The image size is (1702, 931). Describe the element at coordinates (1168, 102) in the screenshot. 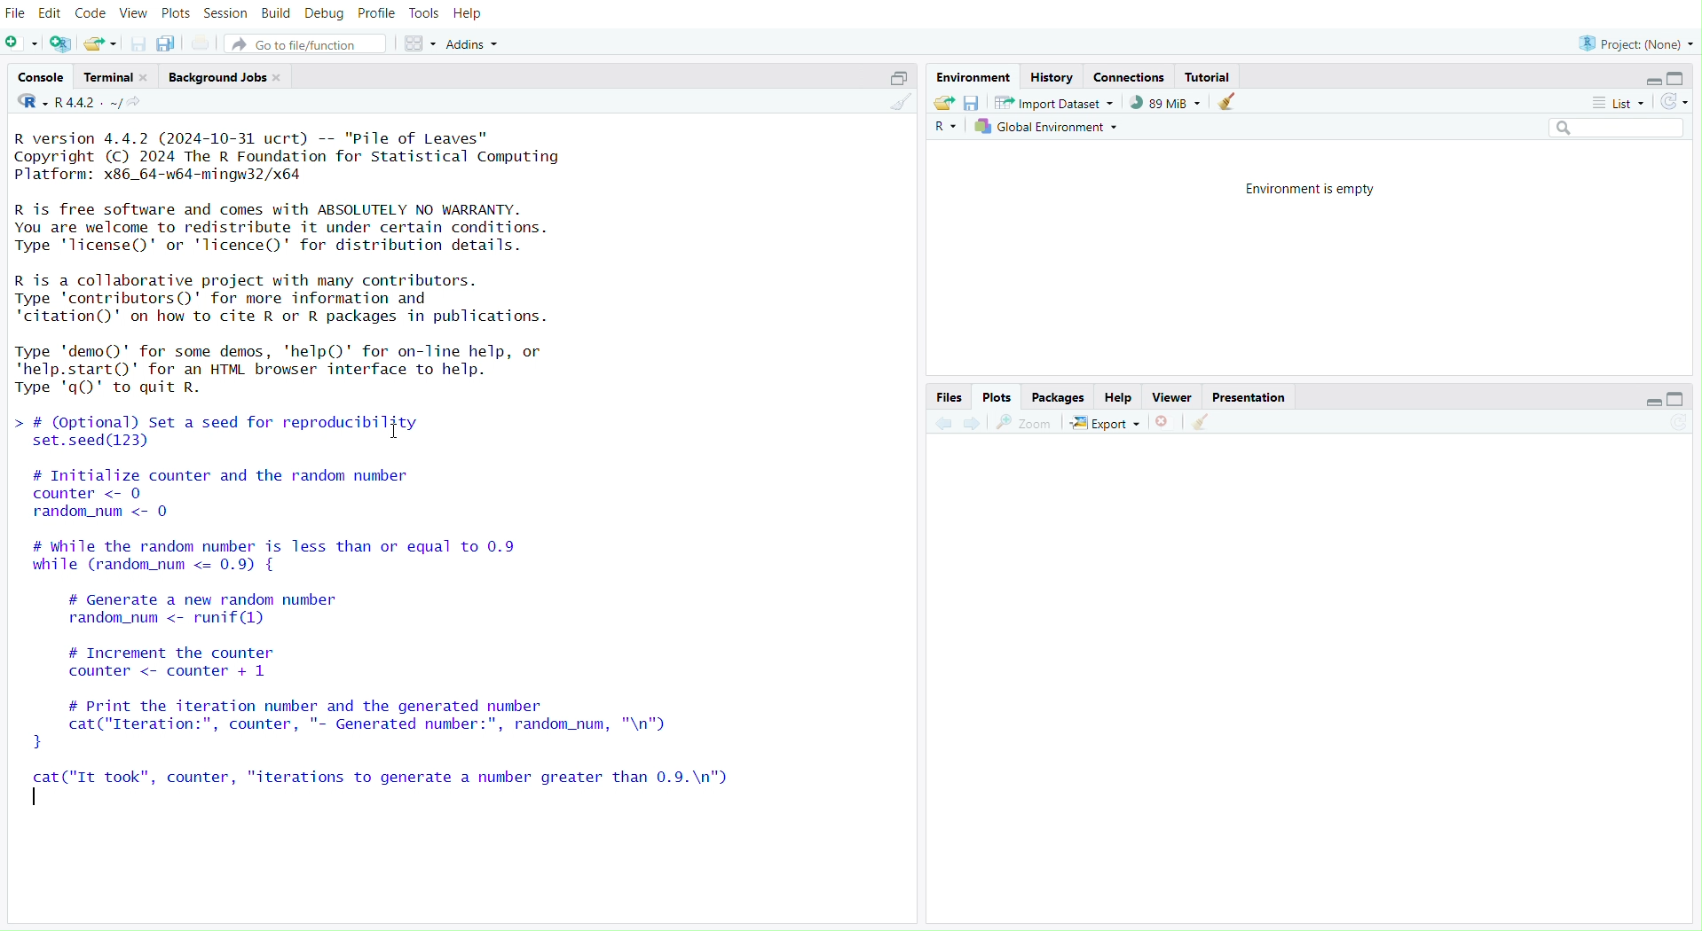

I see `89kib used by R session (Source: Windows System)` at that location.